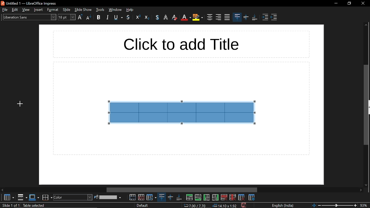  Describe the element at coordinates (152, 197) in the screenshot. I see `optimize` at that location.